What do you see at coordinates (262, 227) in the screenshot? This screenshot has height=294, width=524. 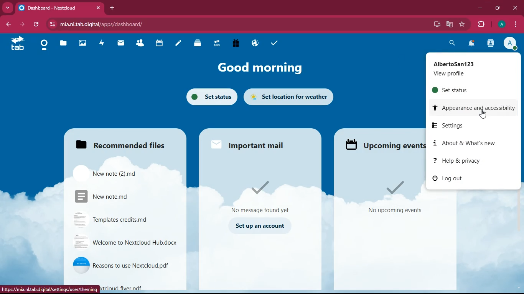 I see `set up` at bounding box center [262, 227].